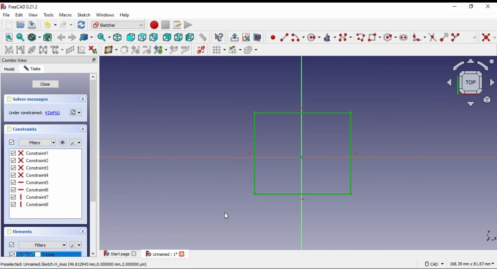 This screenshot has width=497, height=269. Describe the element at coordinates (35, 175) in the screenshot. I see `on/off constraint 4` at that location.